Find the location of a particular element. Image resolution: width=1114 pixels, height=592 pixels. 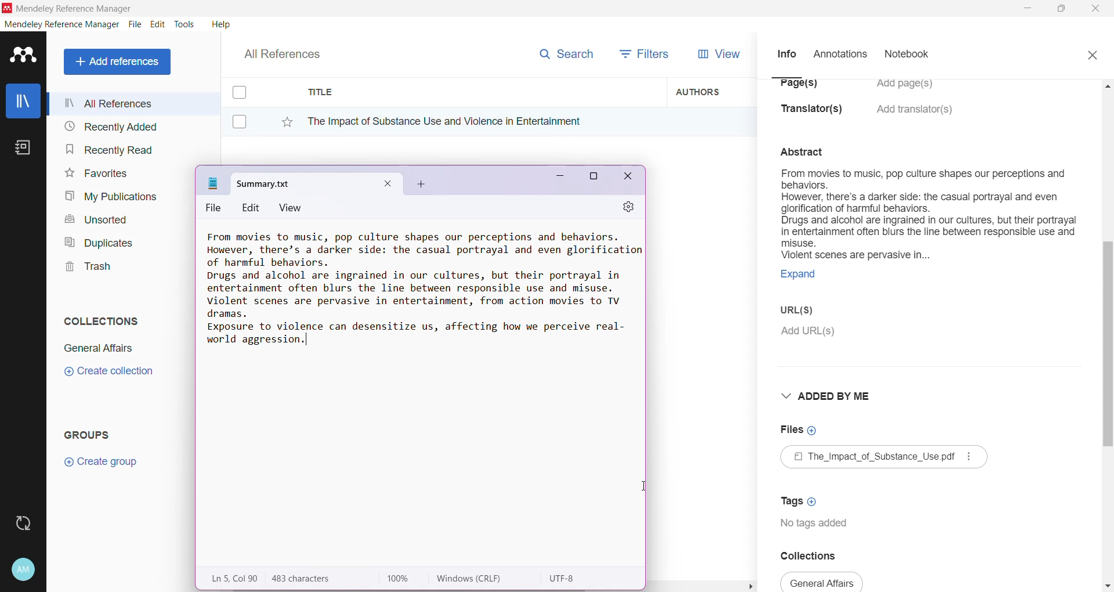

View is located at coordinates (717, 54).